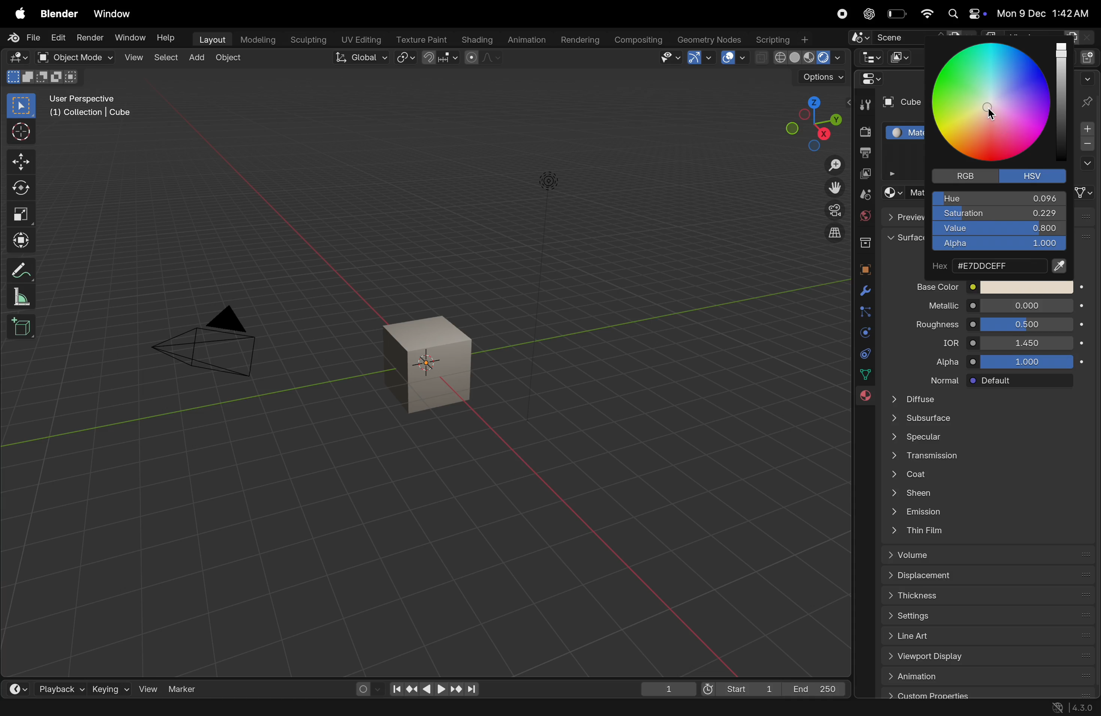  I want to click on snap, so click(440, 58).